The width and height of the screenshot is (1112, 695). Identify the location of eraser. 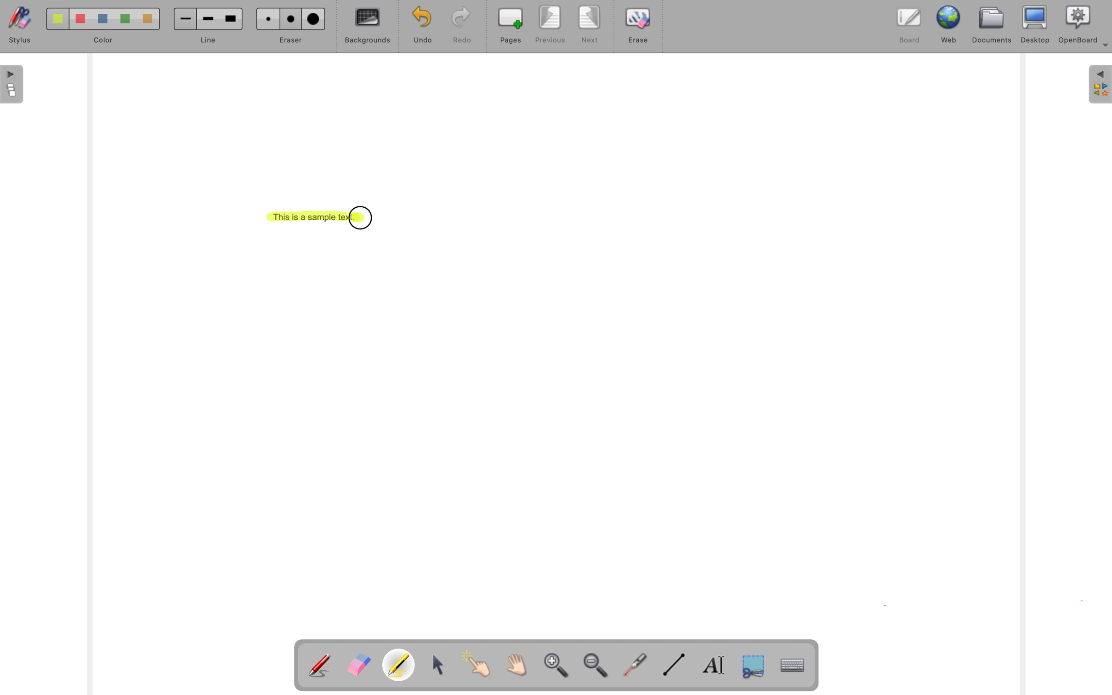
(292, 40).